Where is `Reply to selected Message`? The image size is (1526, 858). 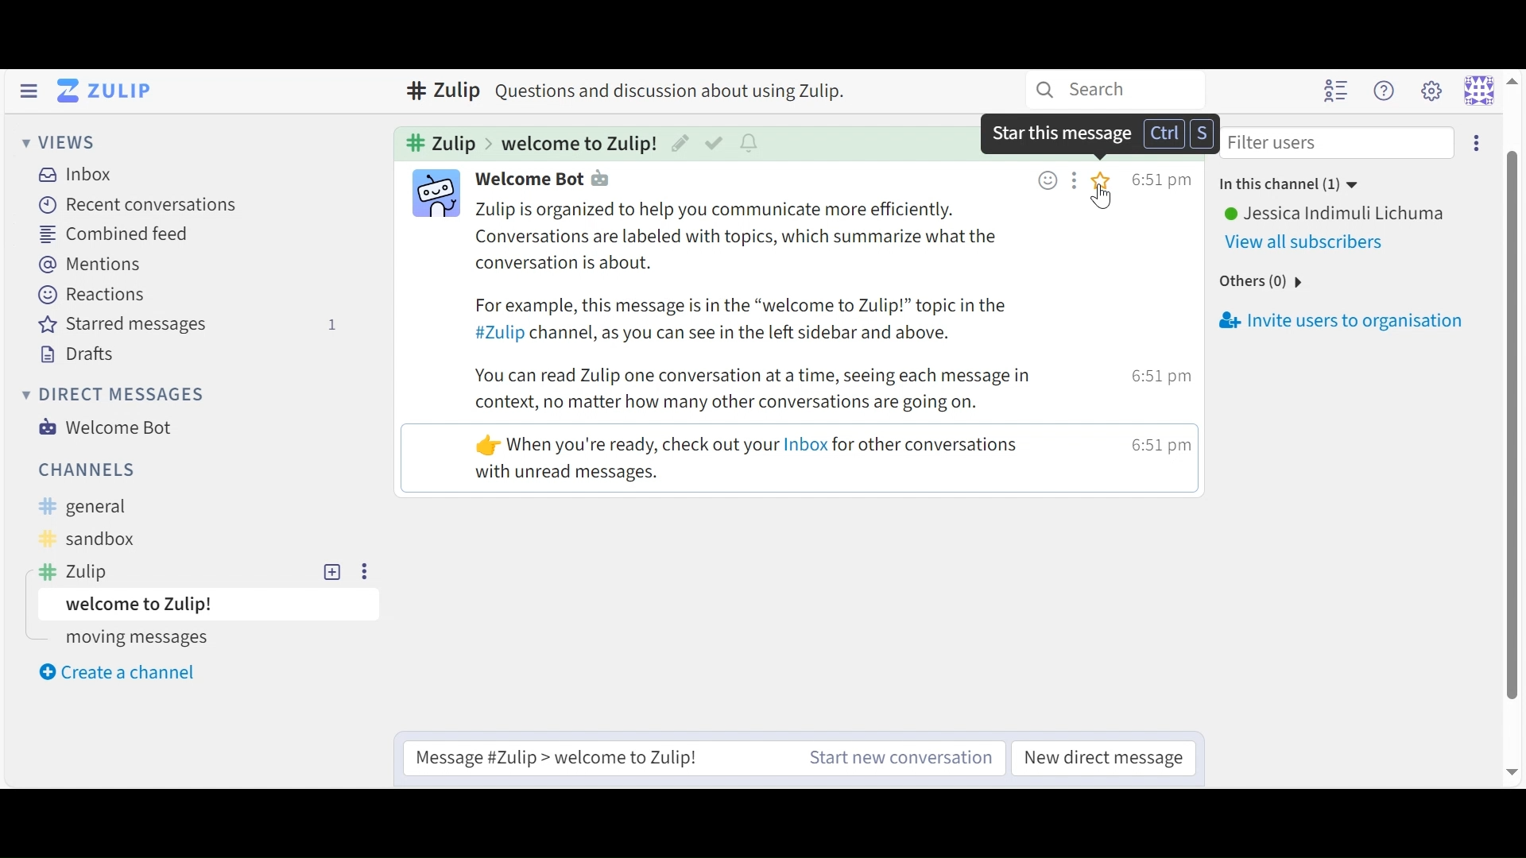 Reply to selected Message is located at coordinates (597, 756).